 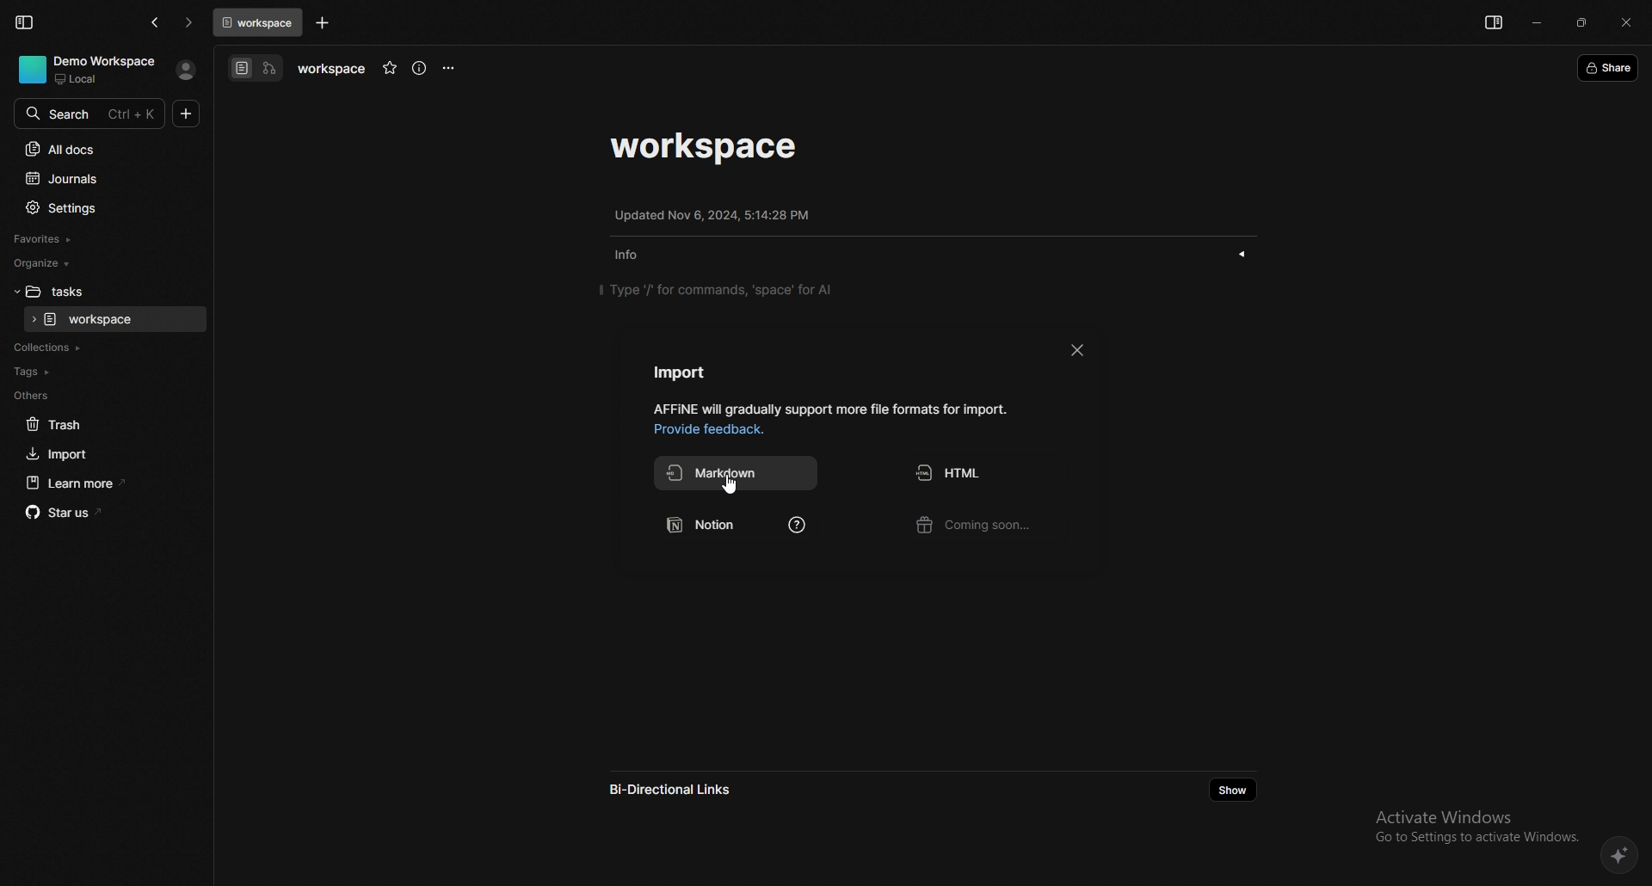 What do you see at coordinates (685, 790) in the screenshot?
I see `bi directional links` at bounding box center [685, 790].